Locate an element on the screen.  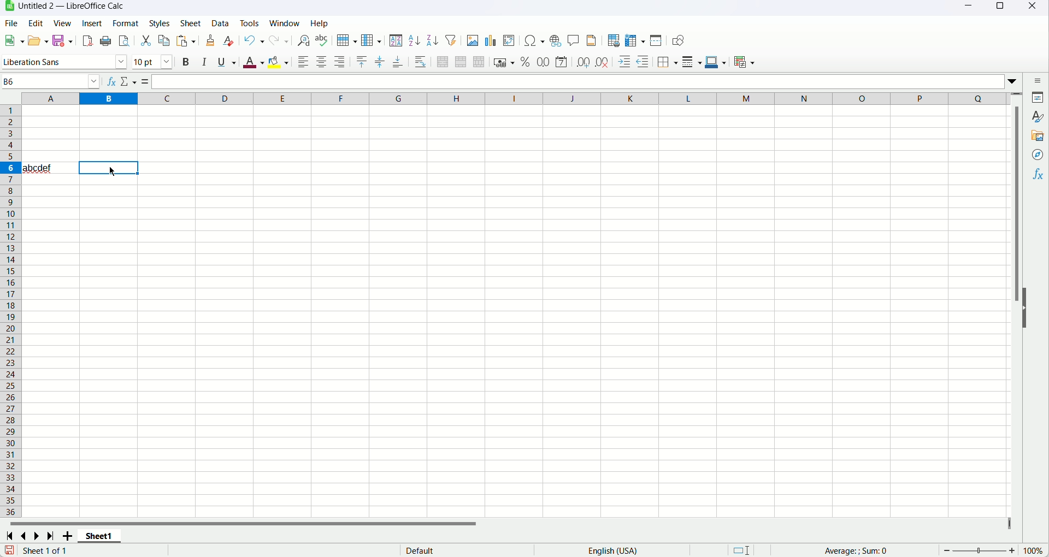
100% is located at coordinates (1033, 550).